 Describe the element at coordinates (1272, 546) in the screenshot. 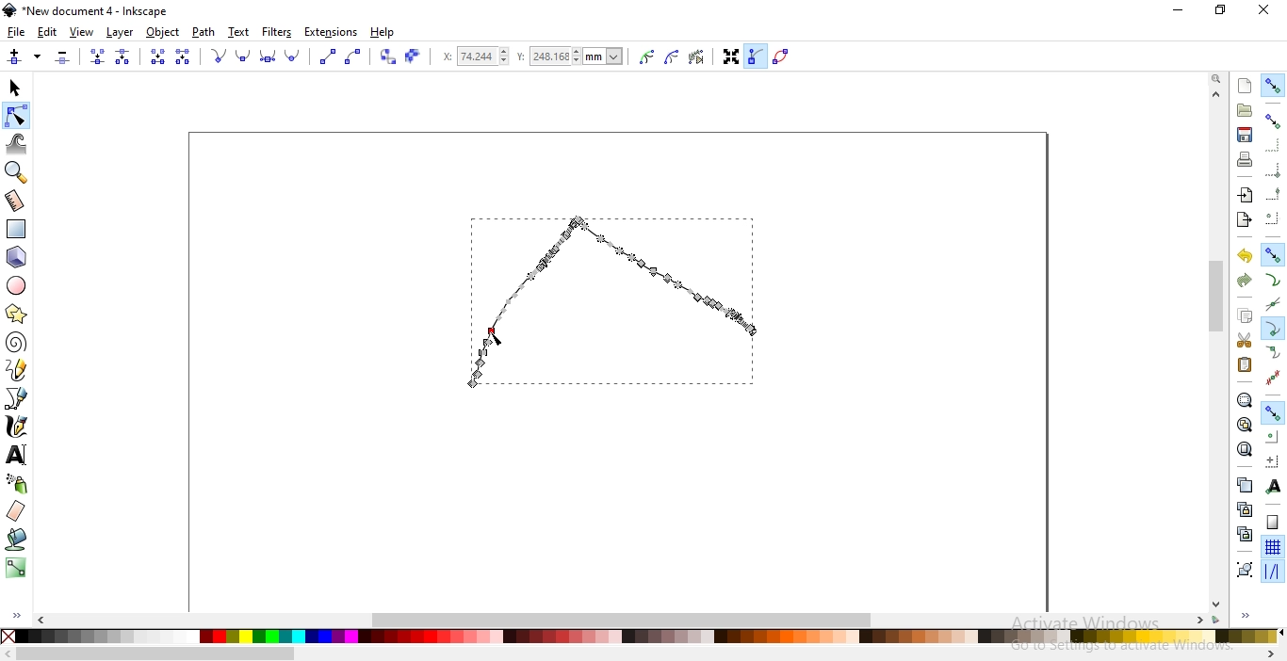

I see `snap to grids` at that location.